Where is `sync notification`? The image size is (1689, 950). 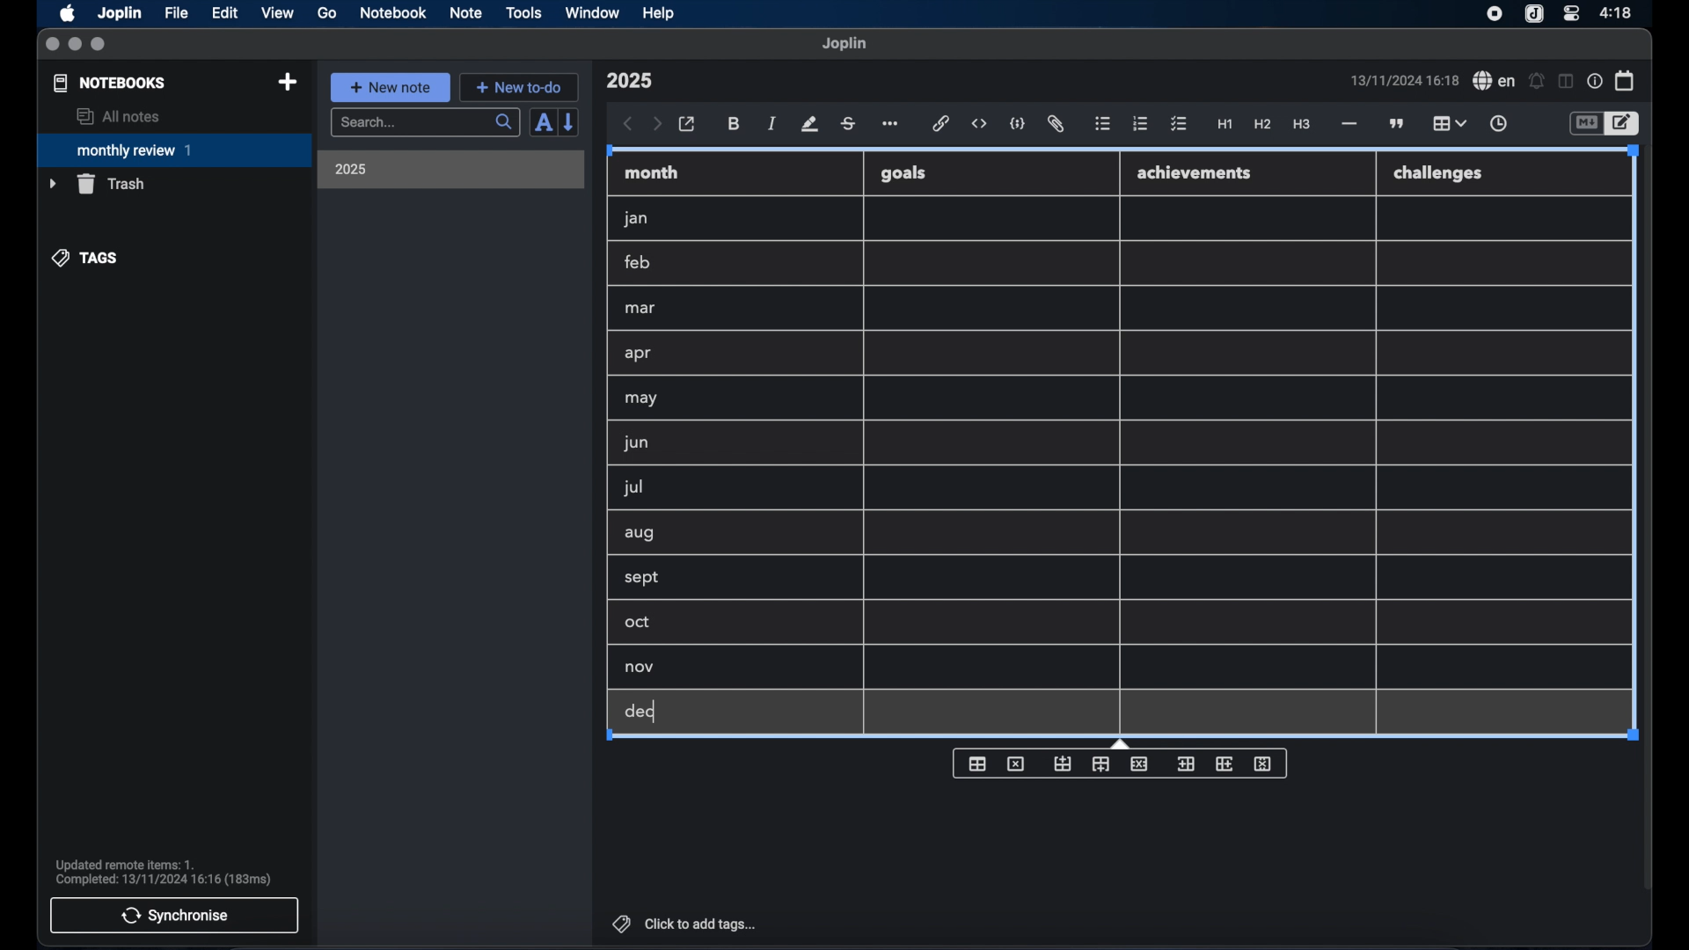
sync notification is located at coordinates (164, 873).